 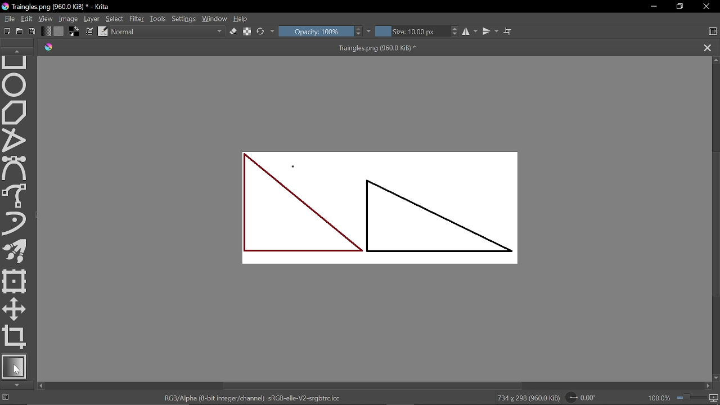 What do you see at coordinates (469, 33) in the screenshot?
I see `Horizontal mirror` at bounding box center [469, 33].